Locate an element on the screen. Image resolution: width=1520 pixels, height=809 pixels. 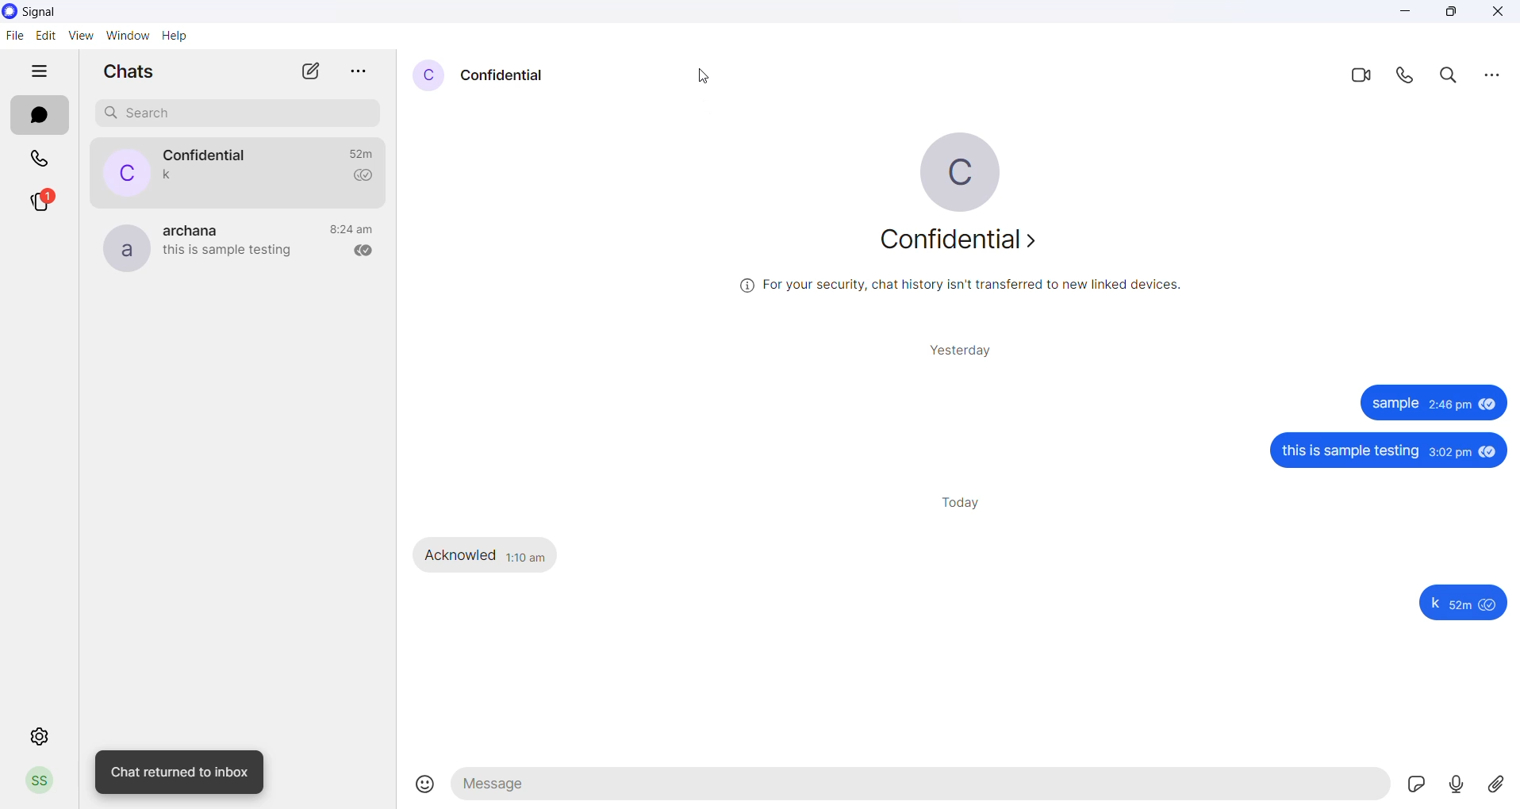
search in chat is located at coordinates (1453, 76).